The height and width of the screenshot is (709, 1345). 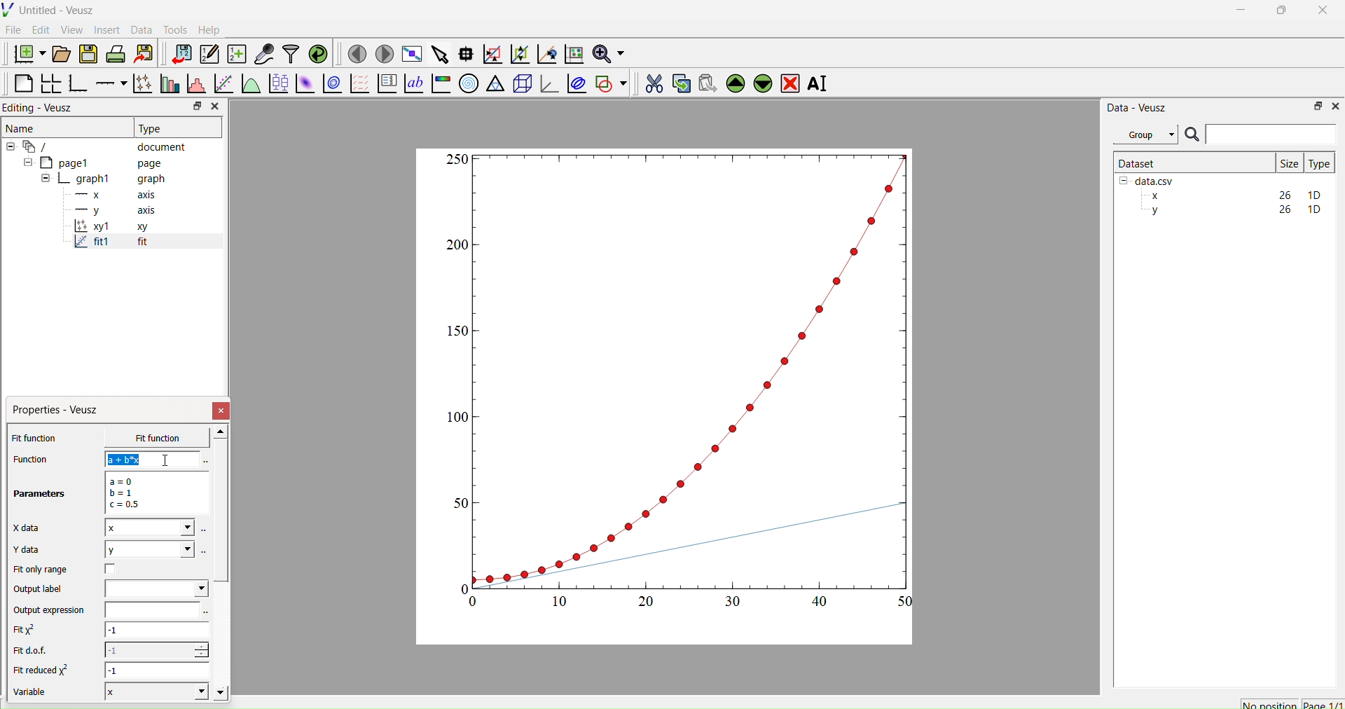 What do you see at coordinates (158, 670) in the screenshot?
I see `-1` at bounding box center [158, 670].